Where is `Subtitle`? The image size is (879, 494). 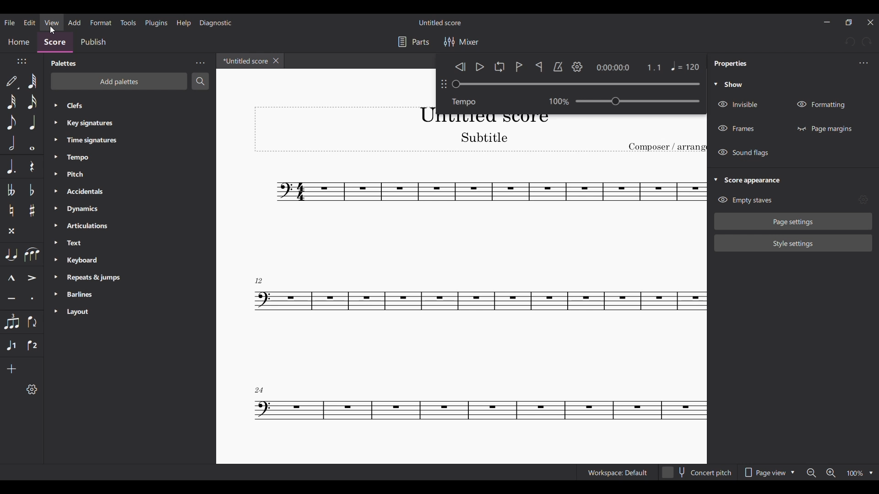 Subtitle is located at coordinates (482, 137).